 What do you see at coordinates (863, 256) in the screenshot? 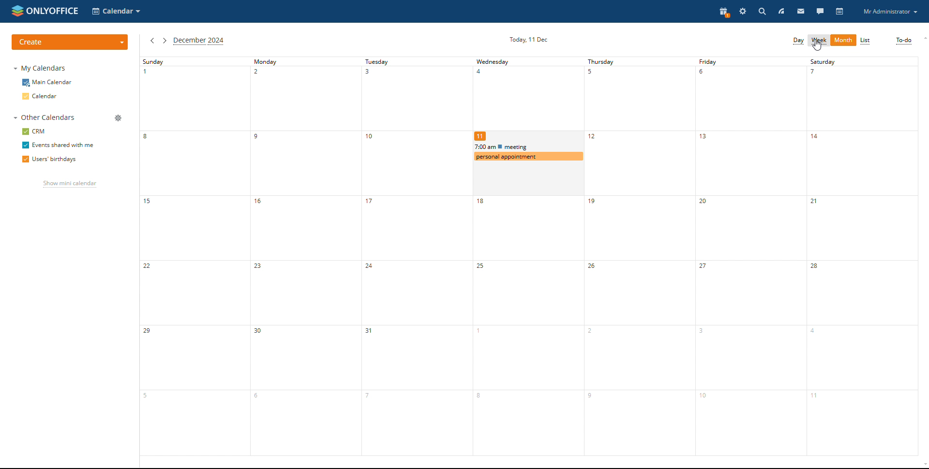
I see `saturday` at bounding box center [863, 256].